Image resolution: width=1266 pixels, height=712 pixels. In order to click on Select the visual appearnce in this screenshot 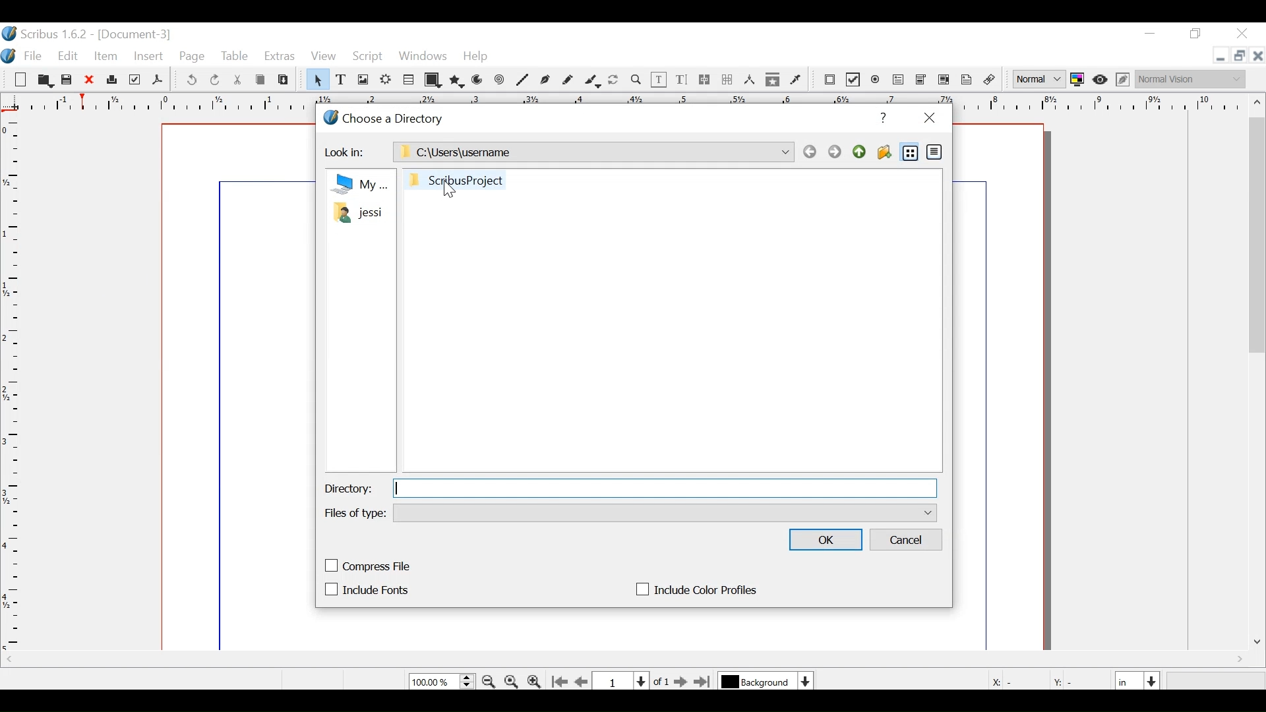, I will do `click(1194, 79)`.